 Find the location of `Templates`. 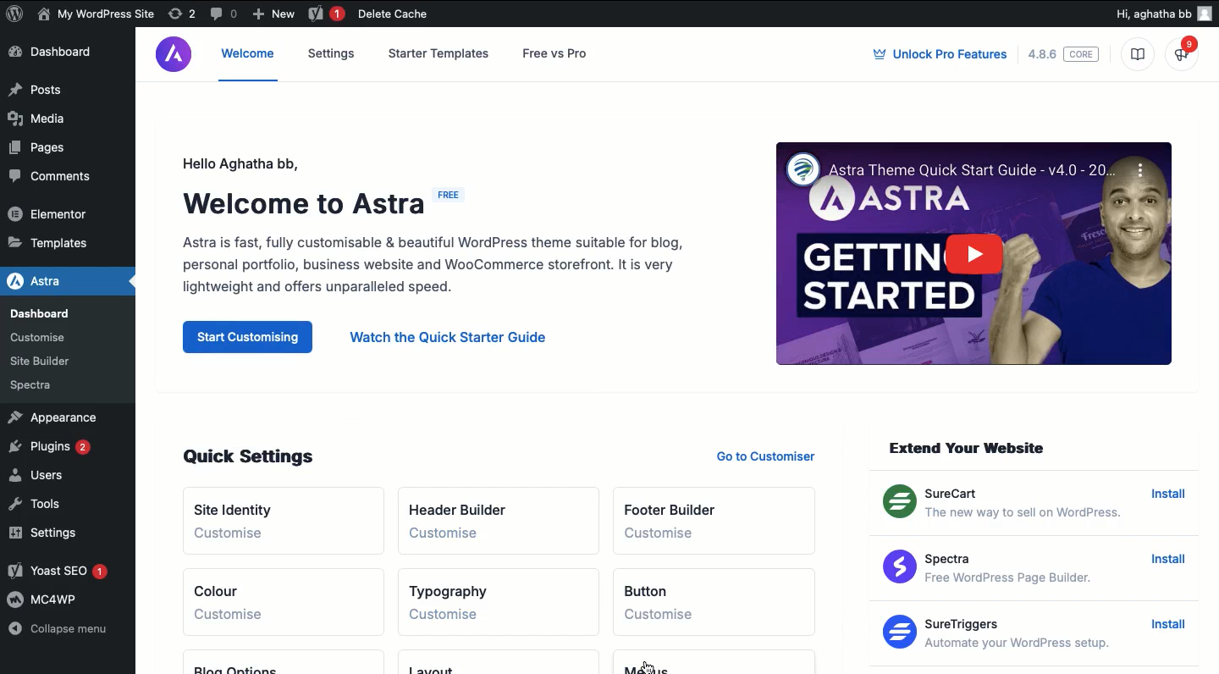

Templates is located at coordinates (59, 240).